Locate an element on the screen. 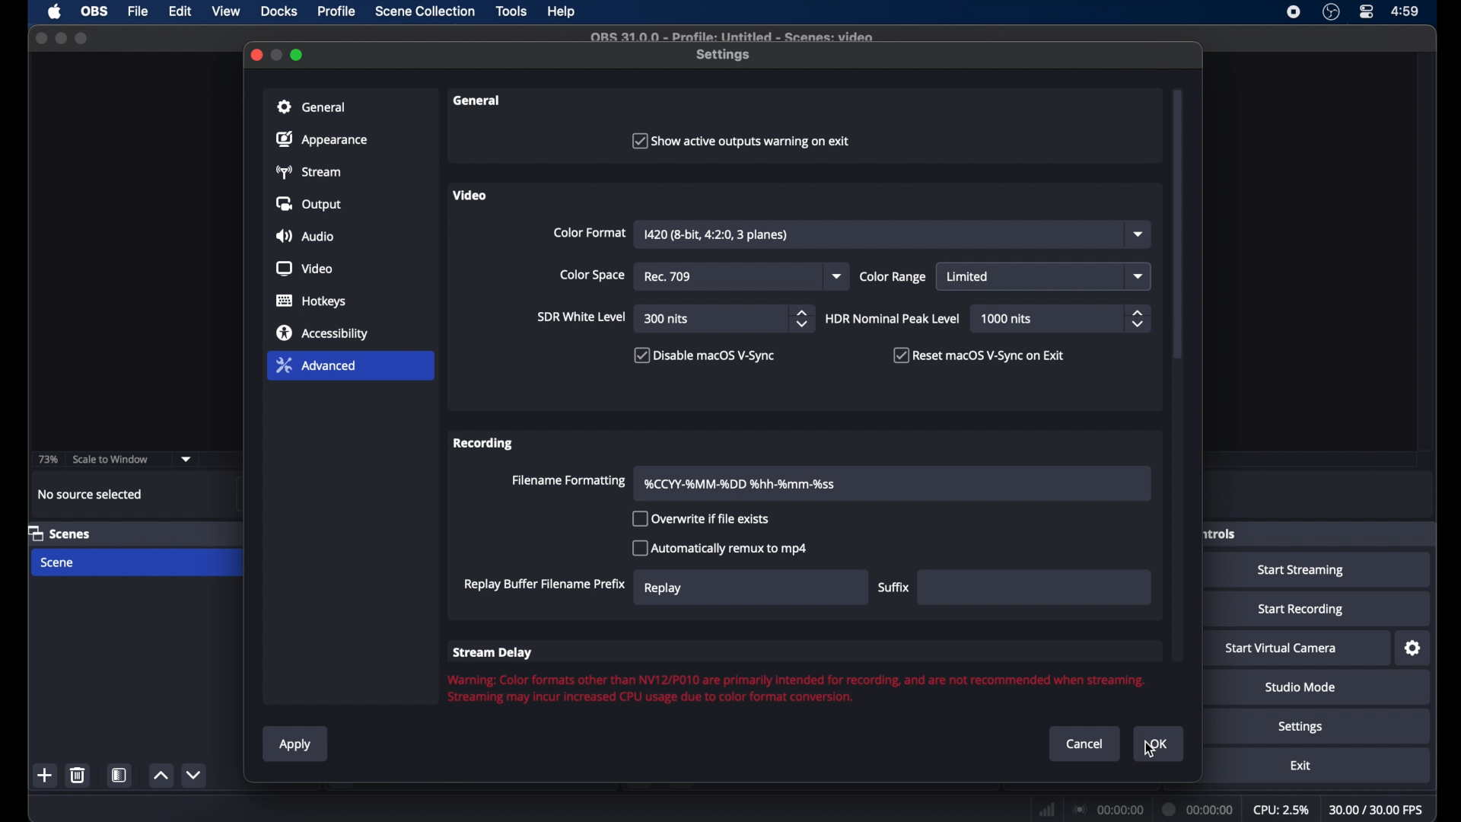  stream is located at coordinates (311, 171).